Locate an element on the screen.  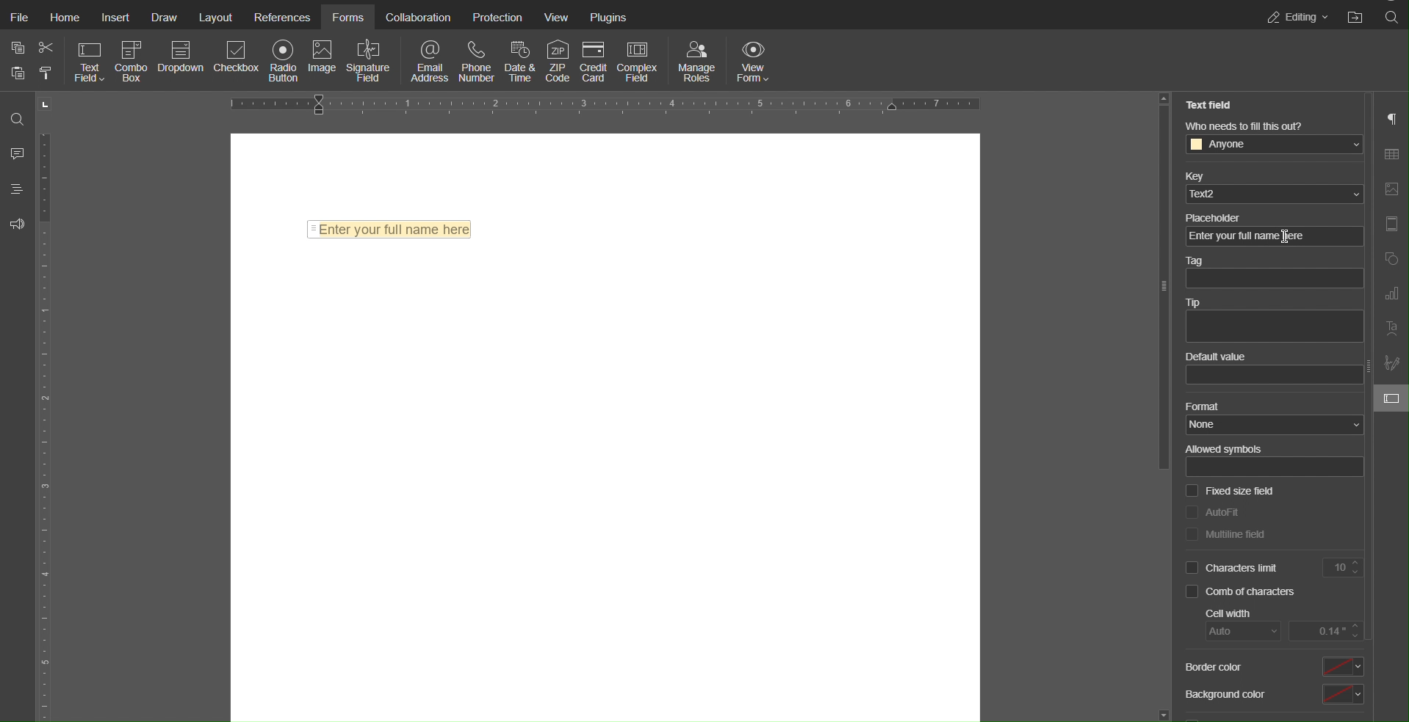
Editing is located at coordinates (1297, 15).